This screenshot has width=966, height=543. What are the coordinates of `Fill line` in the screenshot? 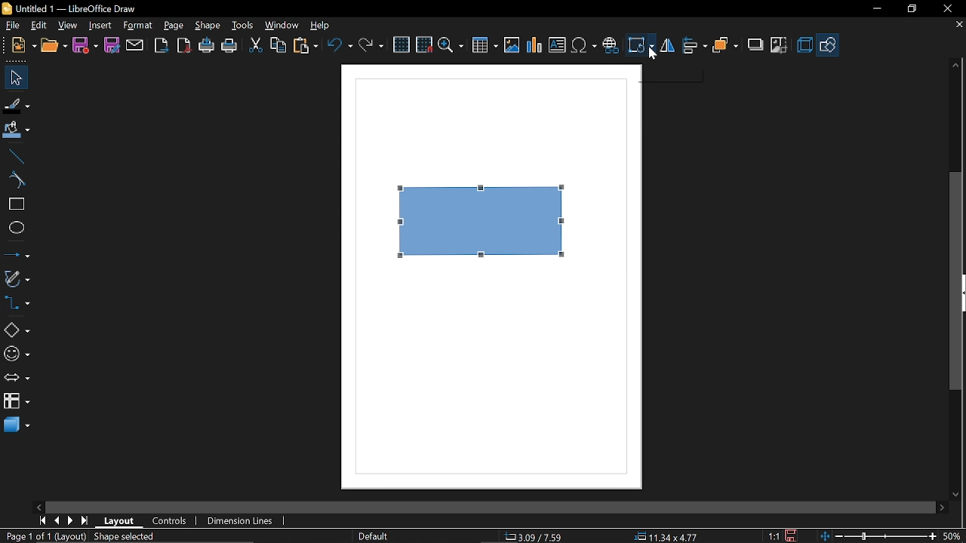 It's located at (16, 106).